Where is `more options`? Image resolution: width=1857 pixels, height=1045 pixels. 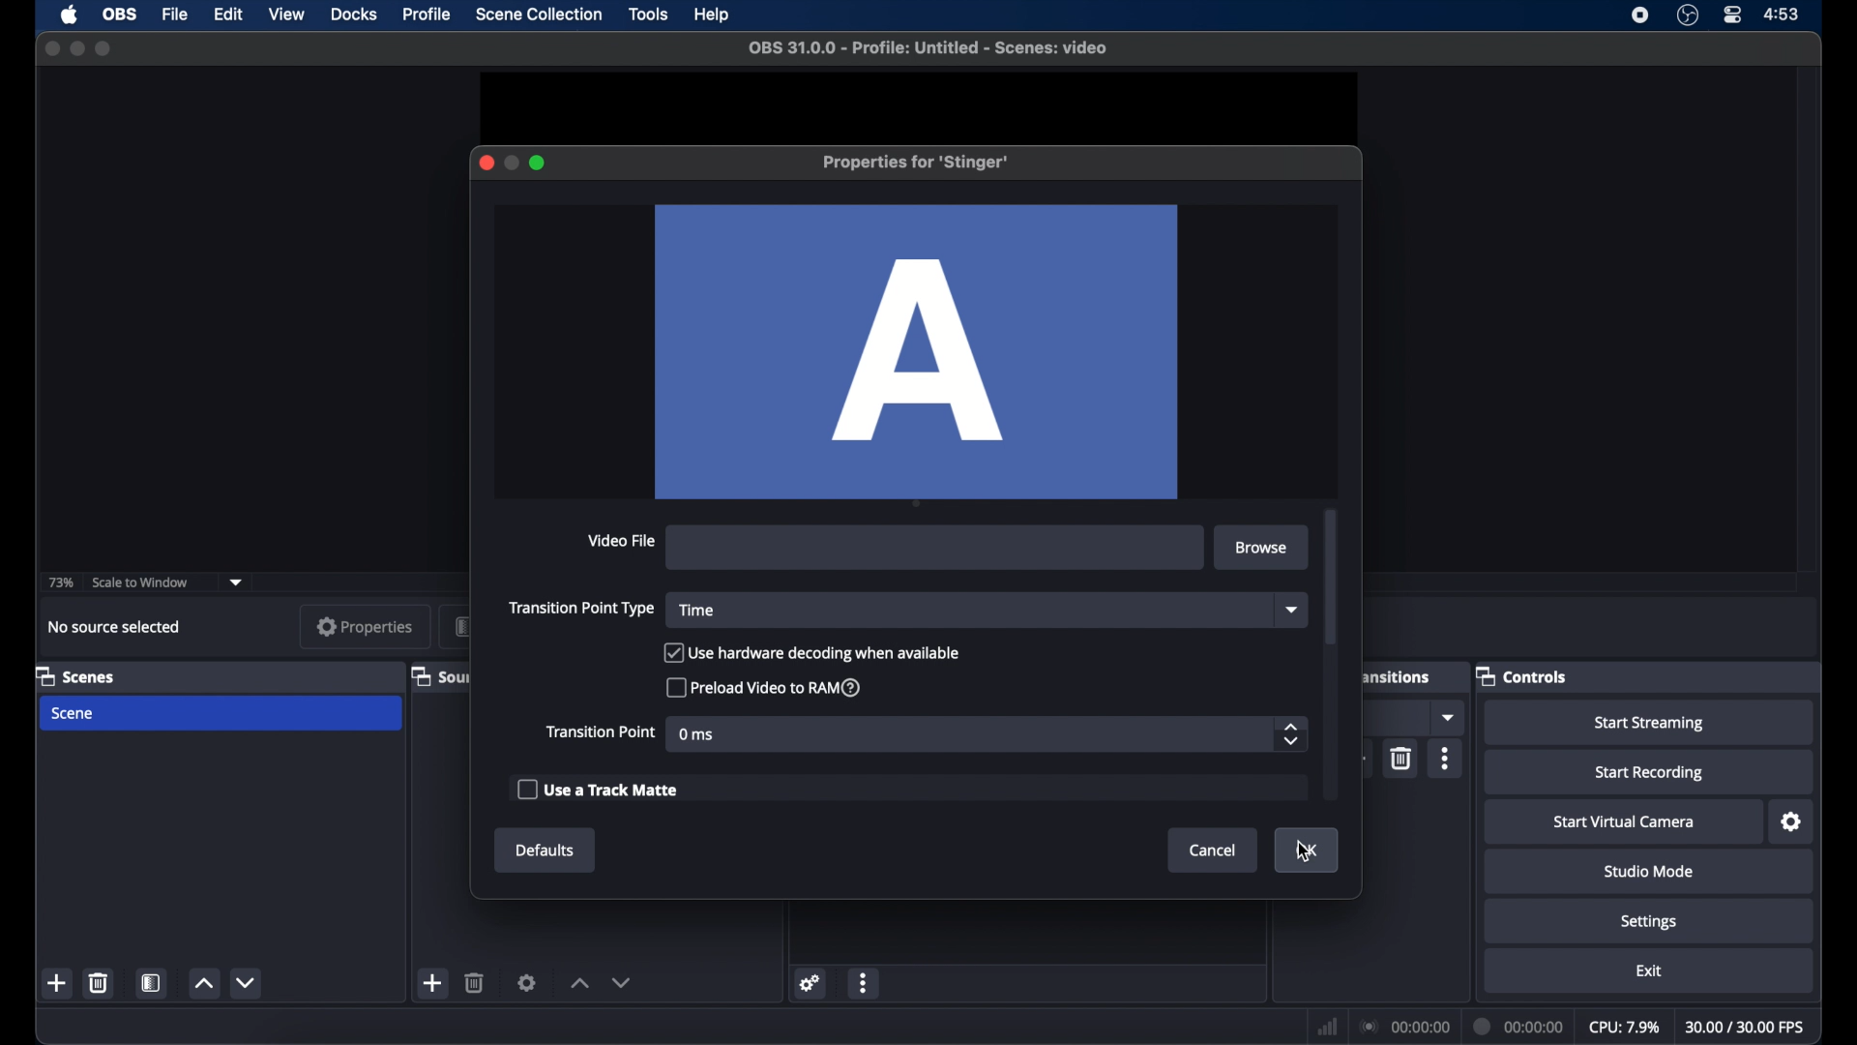 more options is located at coordinates (866, 984).